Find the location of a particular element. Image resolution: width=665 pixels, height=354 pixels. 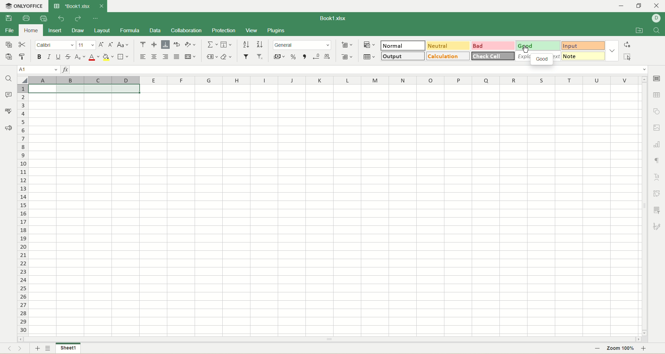

named ranges is located at coordinates (212, 57).